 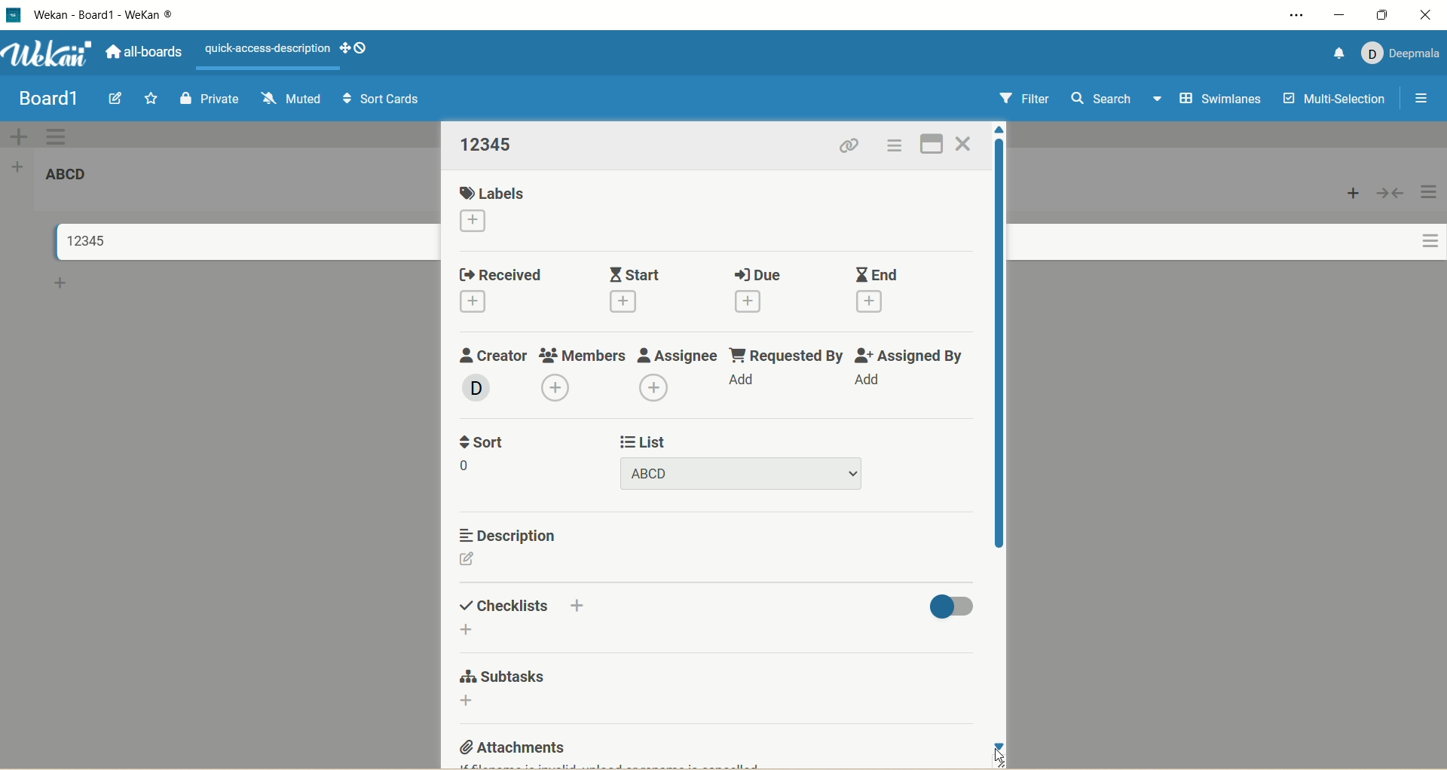 What do you see at coordinates (210, 96) in the screenshot?
I see `private` at bounding box center [210, 96].